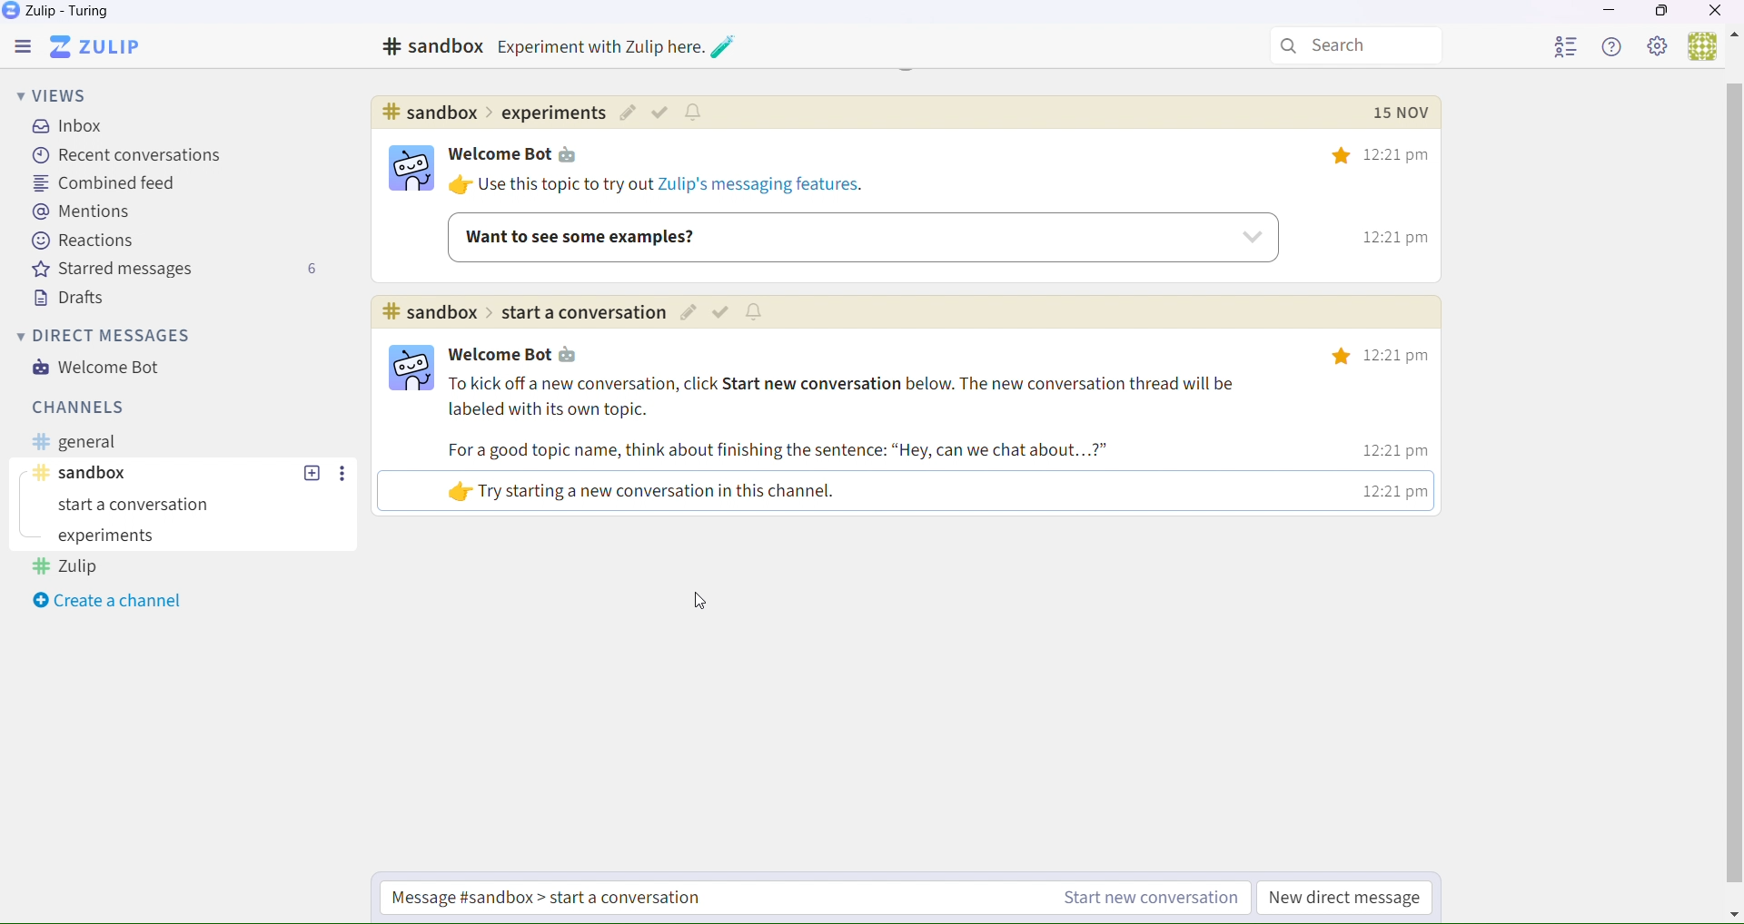 Image resolution: width=1744 pixels, height=924 pixels. I want to click on To kick off a new conversation, click Start new conversation below. The new conversation thread will be
labeled with its own topic., so click(856, 397).